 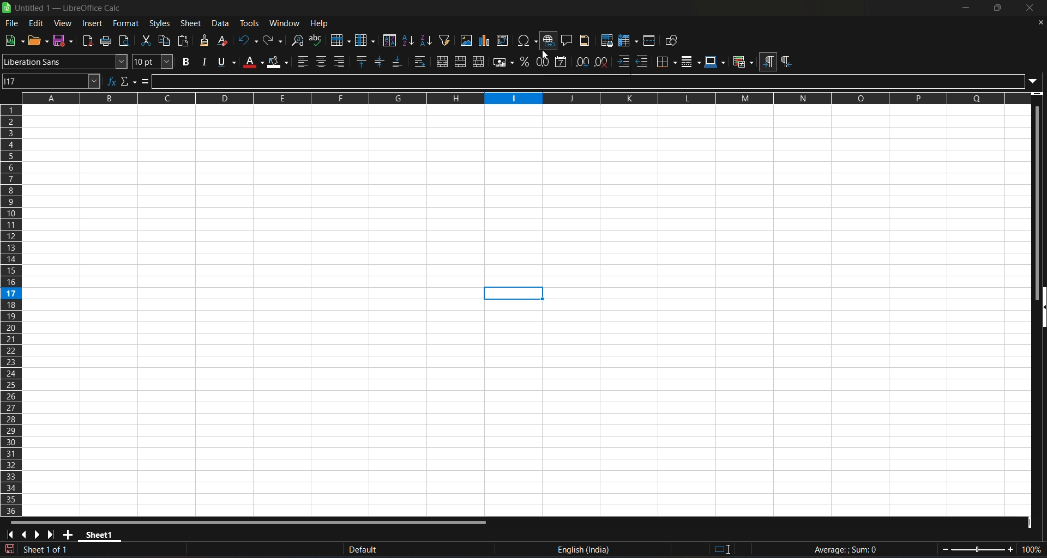 I want to click on decrease indent, so click(x=643, y=62).